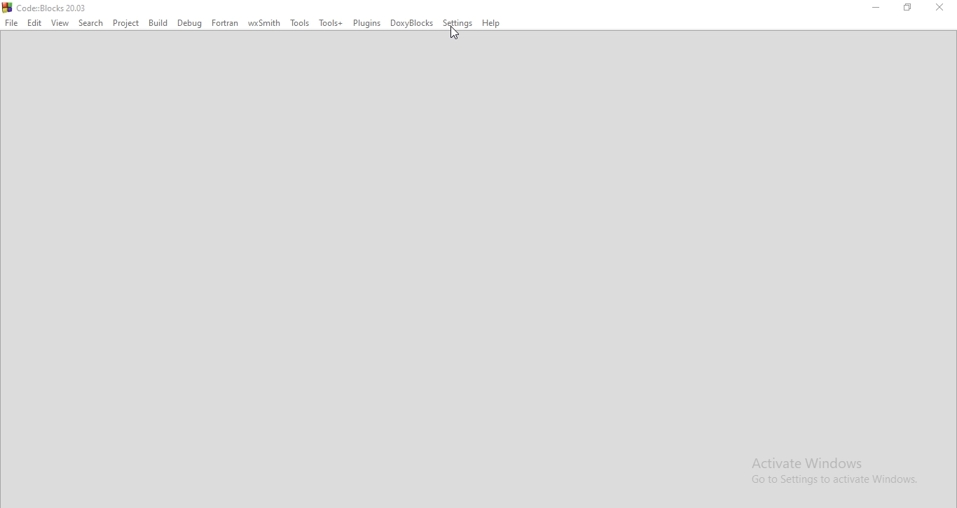 This screenshot has height=508, width=957. Describe the element at coordinates (60, 24) in the screenshot. I see `View` at that location.